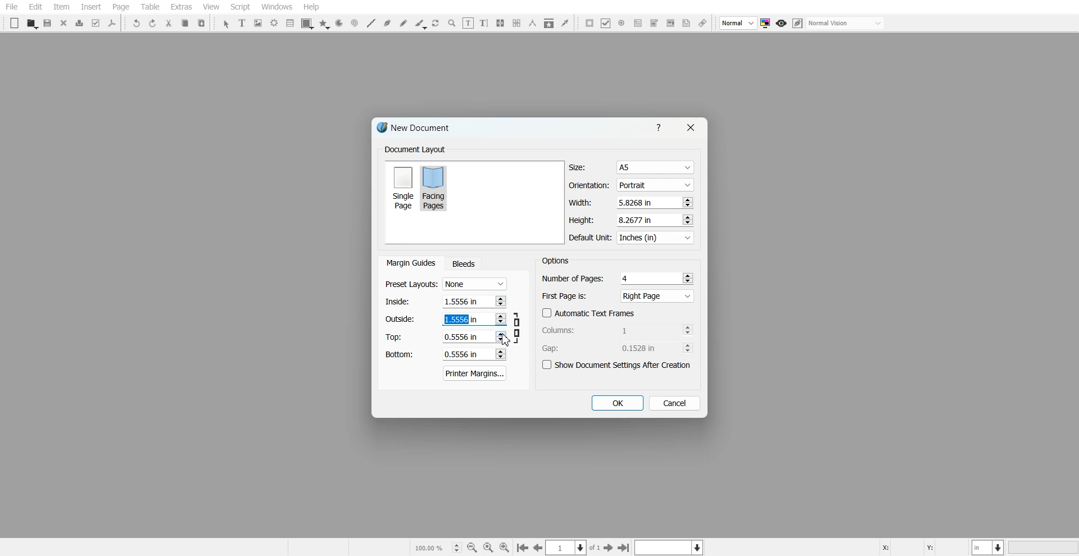 Image resolution: width=1079 pixels, height=556 pixels. Describe the element at coordinates (446, 319) in the screenshot. I see `Right margin adjuster` at that location.